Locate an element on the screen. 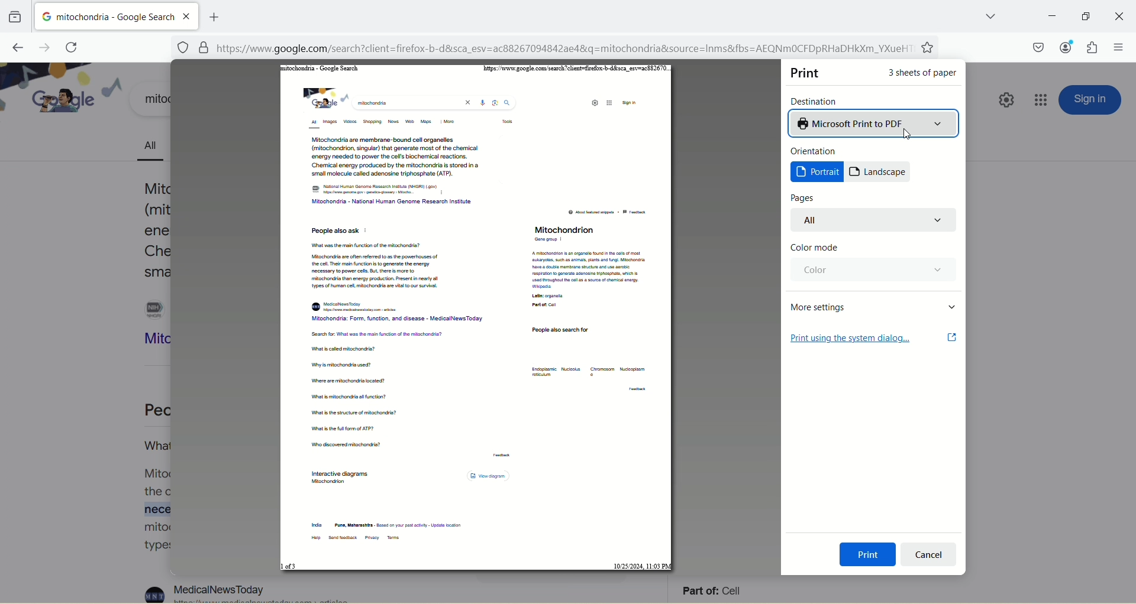 This screenshot has height=604, width=1136. close tab is located at coordinates (188, 16).